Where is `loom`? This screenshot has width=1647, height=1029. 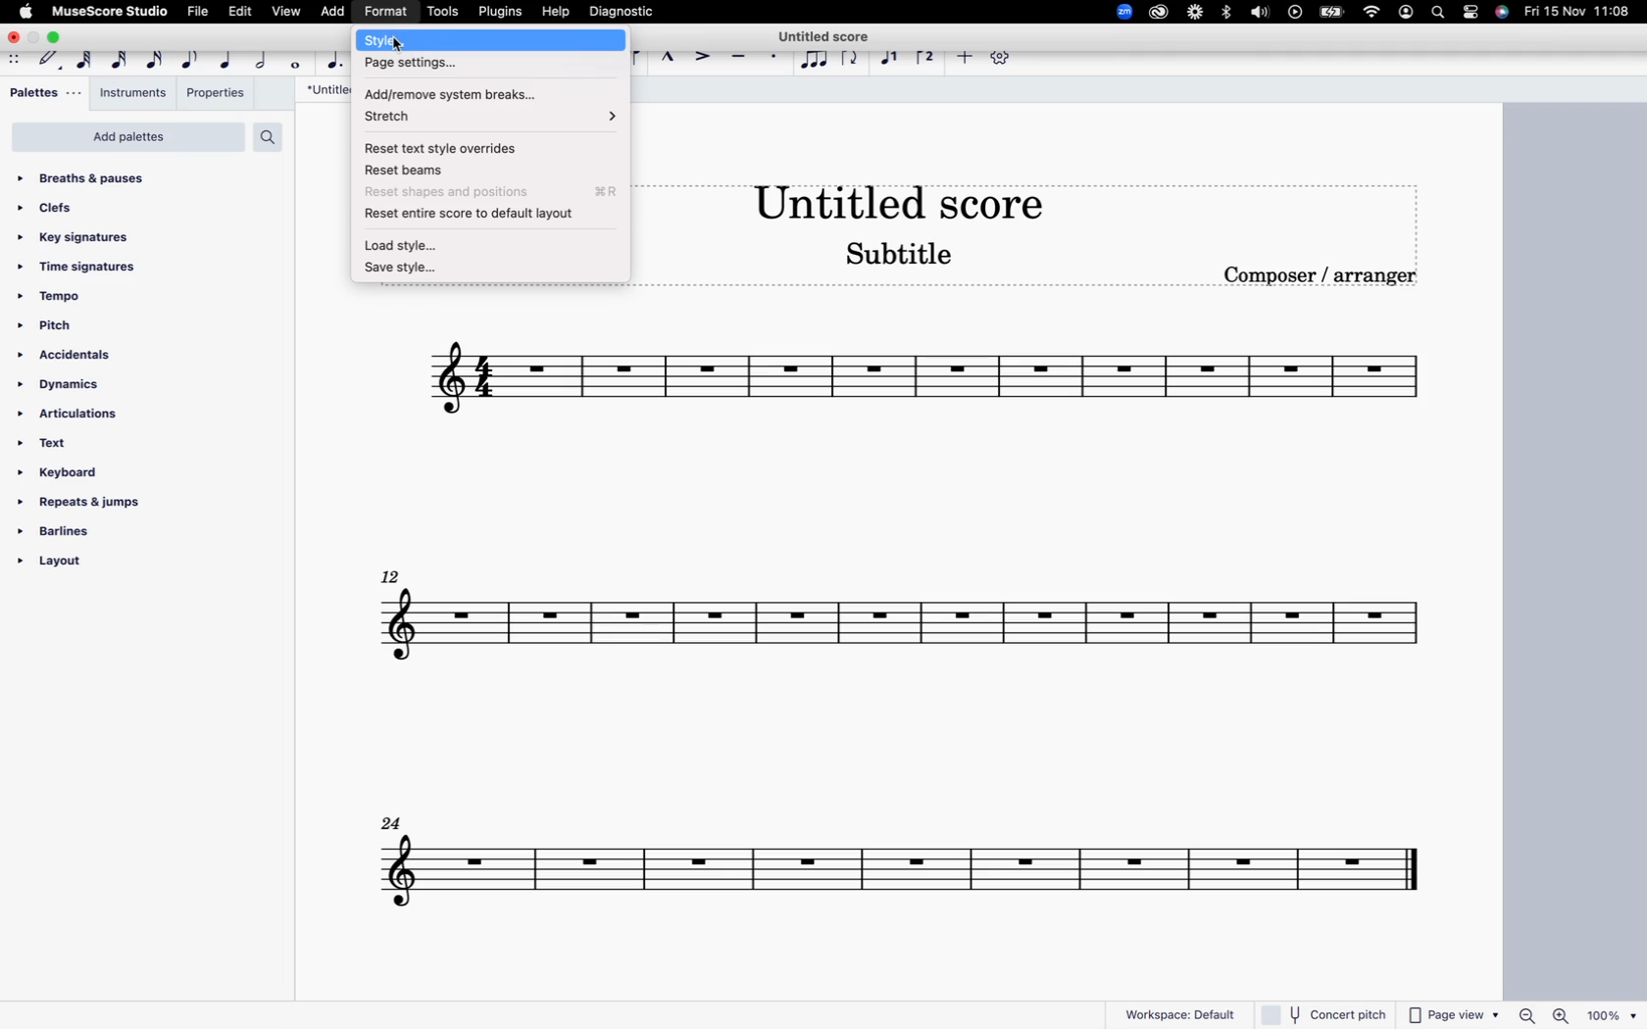
loom is located at coordinates (1194, 14).